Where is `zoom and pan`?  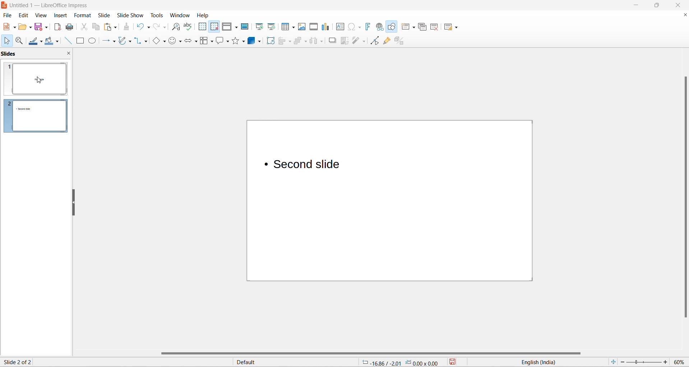 zoom and pan is located at coordinates (20, 41).